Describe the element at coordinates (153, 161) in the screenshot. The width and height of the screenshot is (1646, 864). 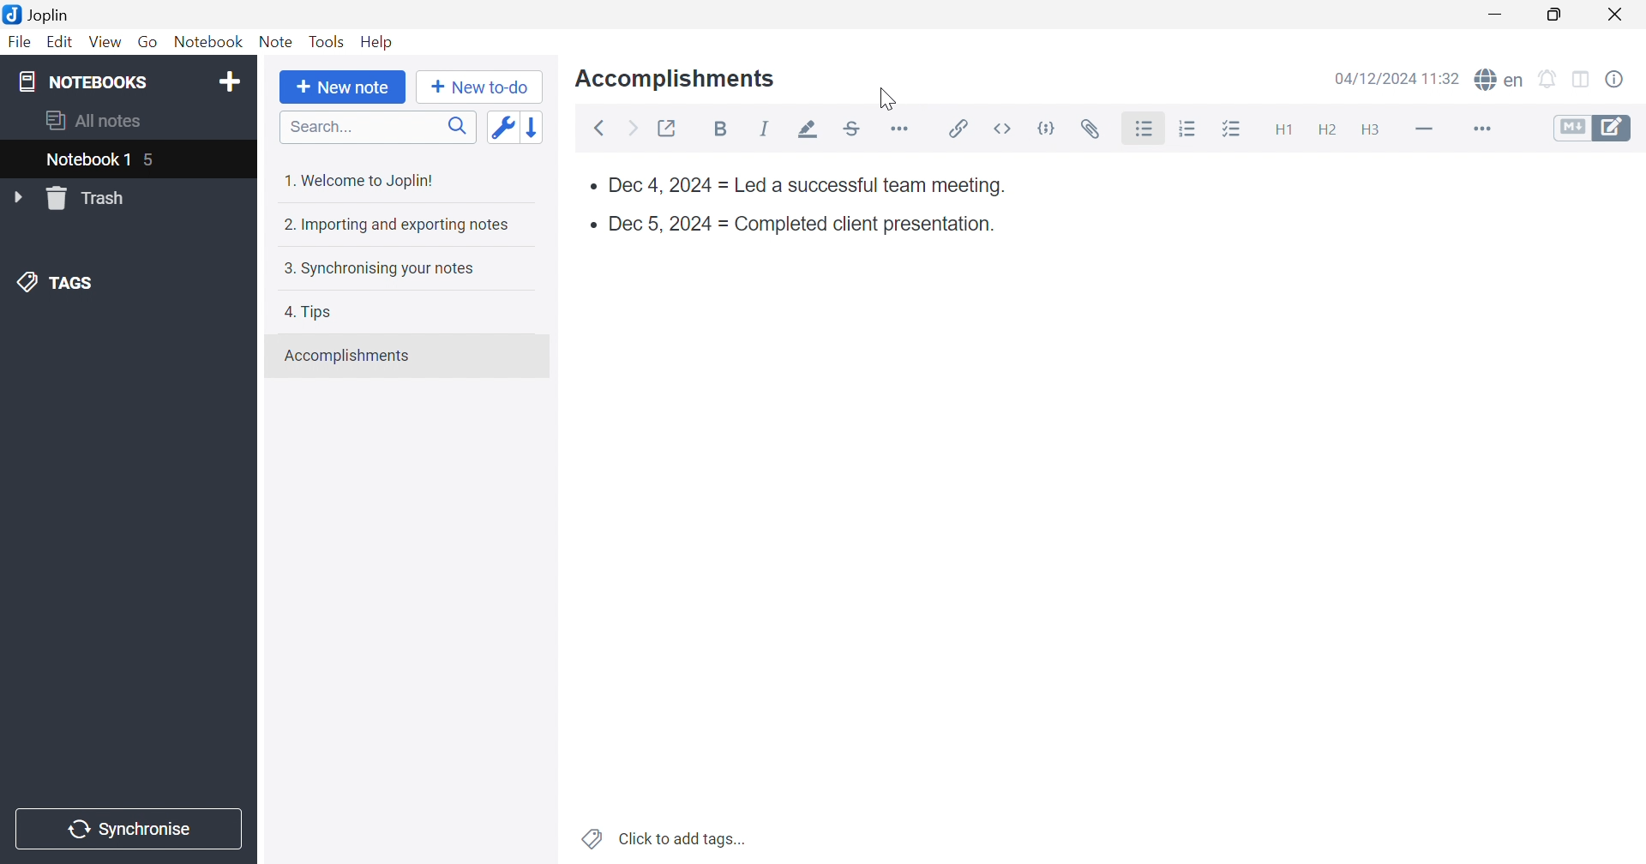
I see `5` at that location.